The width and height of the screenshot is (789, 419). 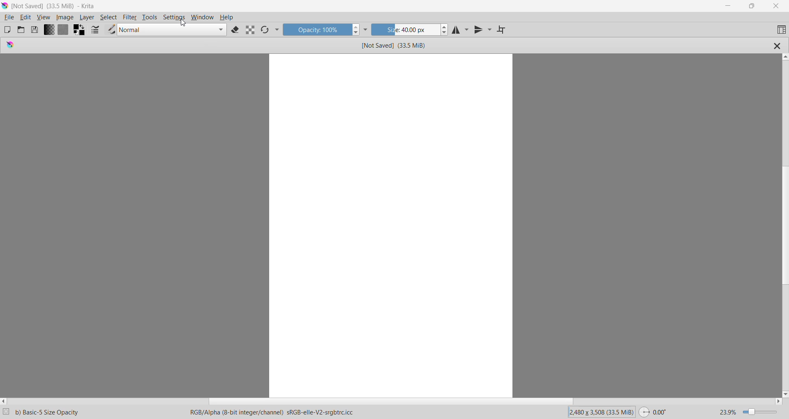 I want to click on Tools, so click(x=150, y=17).